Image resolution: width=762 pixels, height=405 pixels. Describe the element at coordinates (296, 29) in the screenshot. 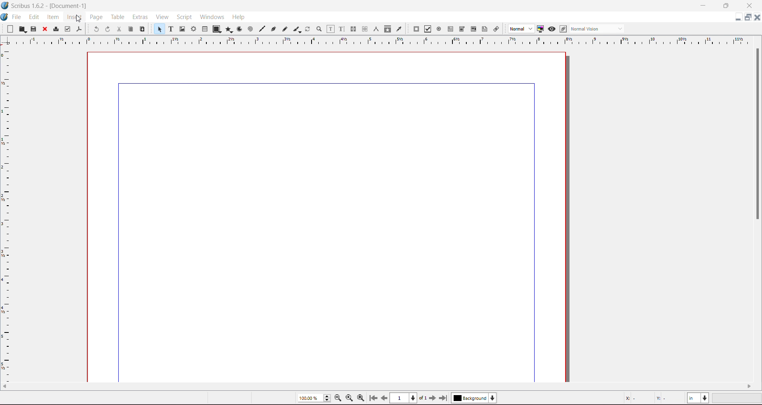

I see `Calligraphic Line` at that location.